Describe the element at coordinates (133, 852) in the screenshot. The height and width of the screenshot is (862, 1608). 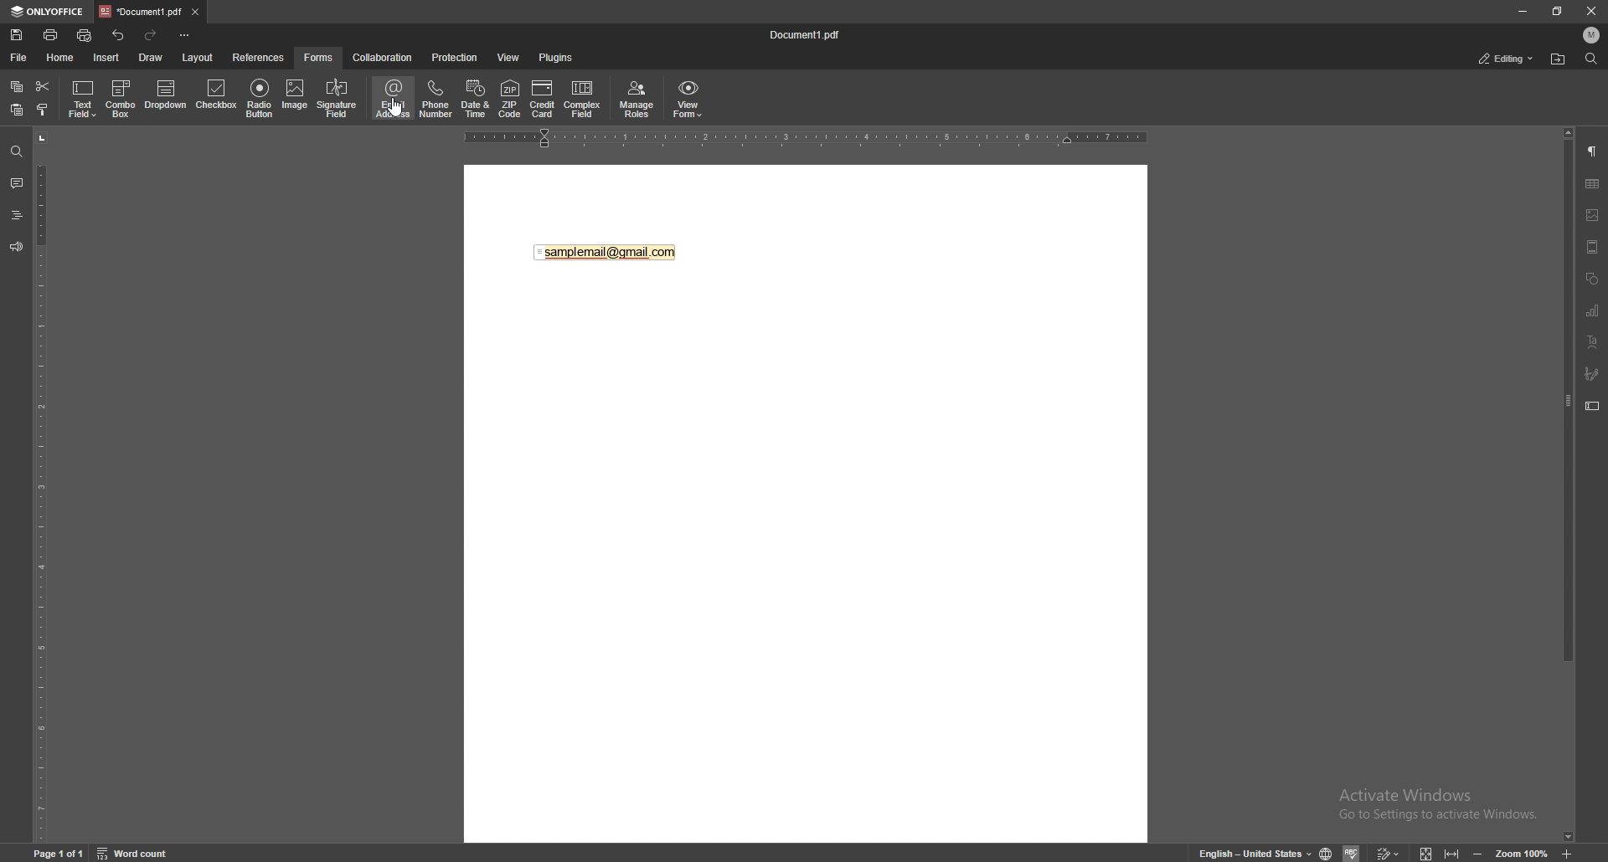
I see `word count` at that location.